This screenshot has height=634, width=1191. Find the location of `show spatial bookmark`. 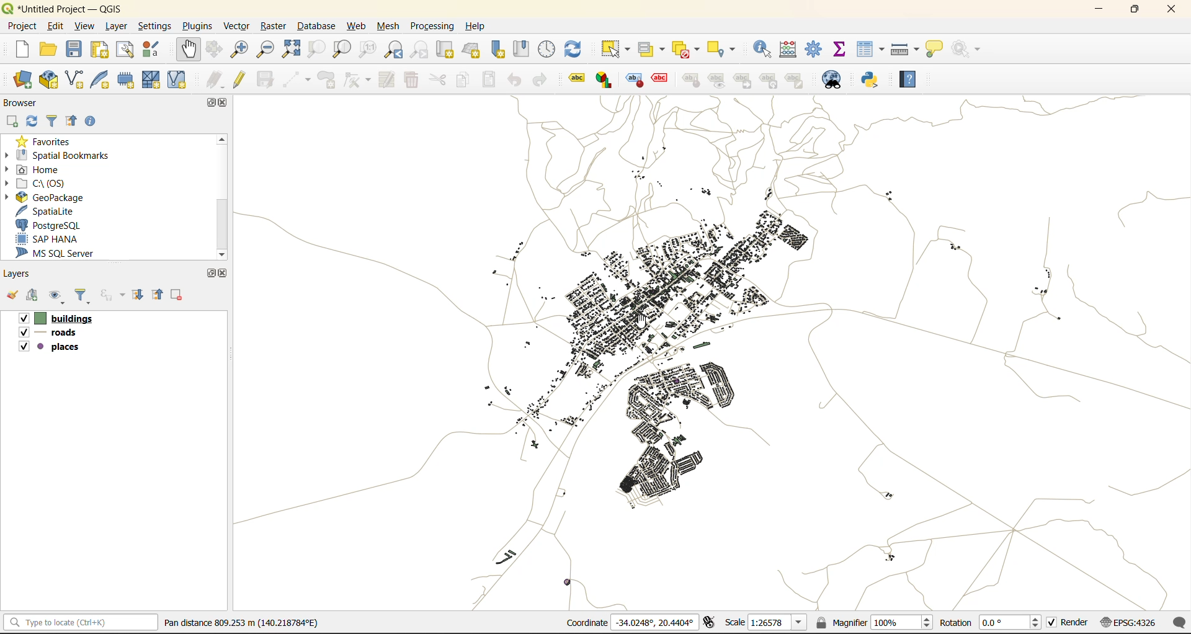

show spatial bookmark is located at coordinates (520, 49).